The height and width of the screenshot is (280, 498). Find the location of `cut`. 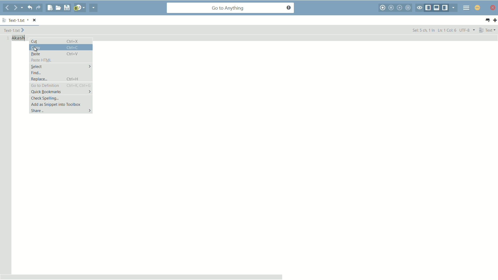

cut is located at coordinates (61, 41).